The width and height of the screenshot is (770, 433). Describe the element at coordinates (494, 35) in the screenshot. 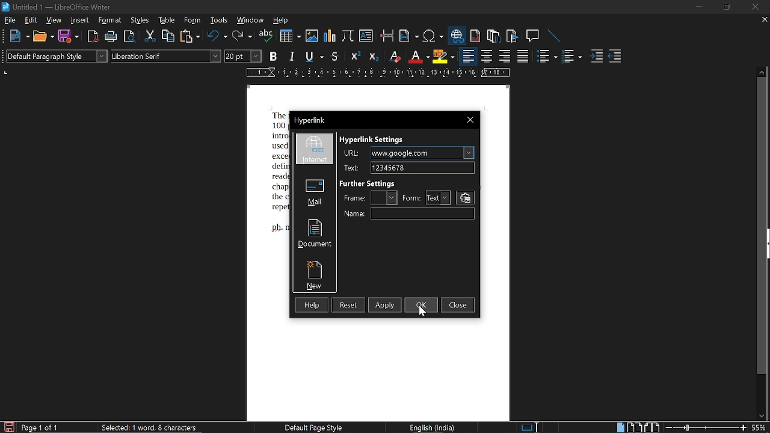

I see `insert endnote` at that location.